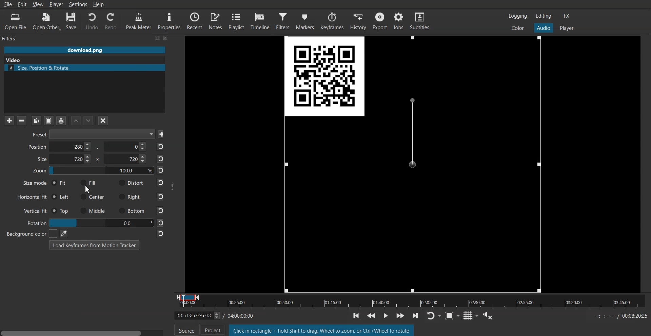 This screenshot has width=651, height=336. I want to click on Copy checked Filter, so click(37, 120).